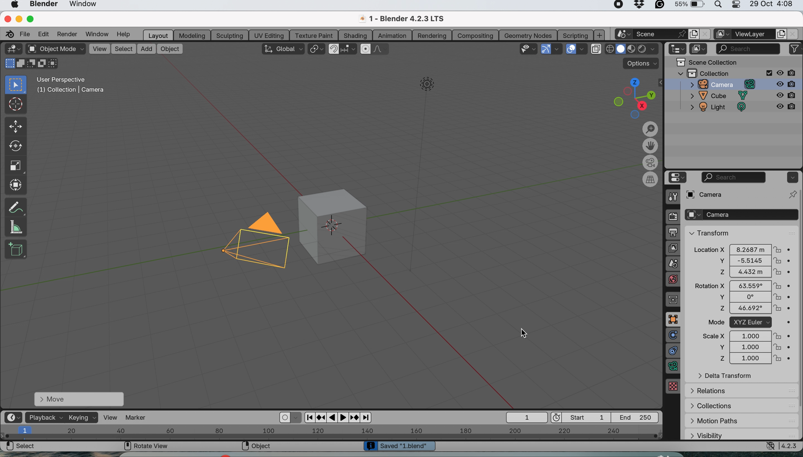 The height and width of the screenshot is (457, 803). I want to click on collection, so click(724, 73).